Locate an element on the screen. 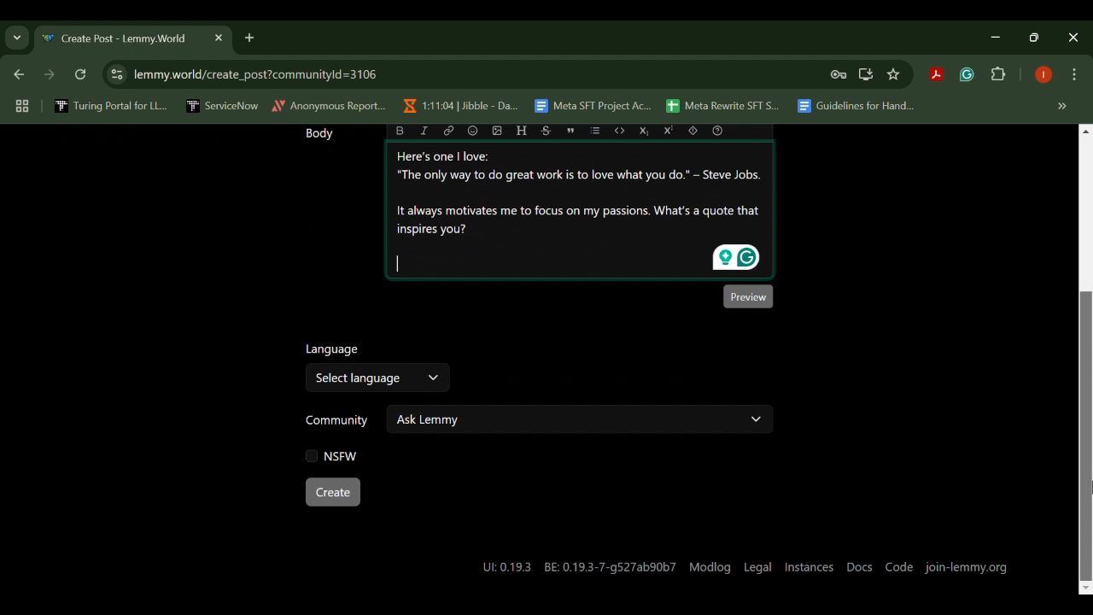 This screenshot has height=615, width=1093. Turing Portal for LL... is located at coordinates (111, 108).